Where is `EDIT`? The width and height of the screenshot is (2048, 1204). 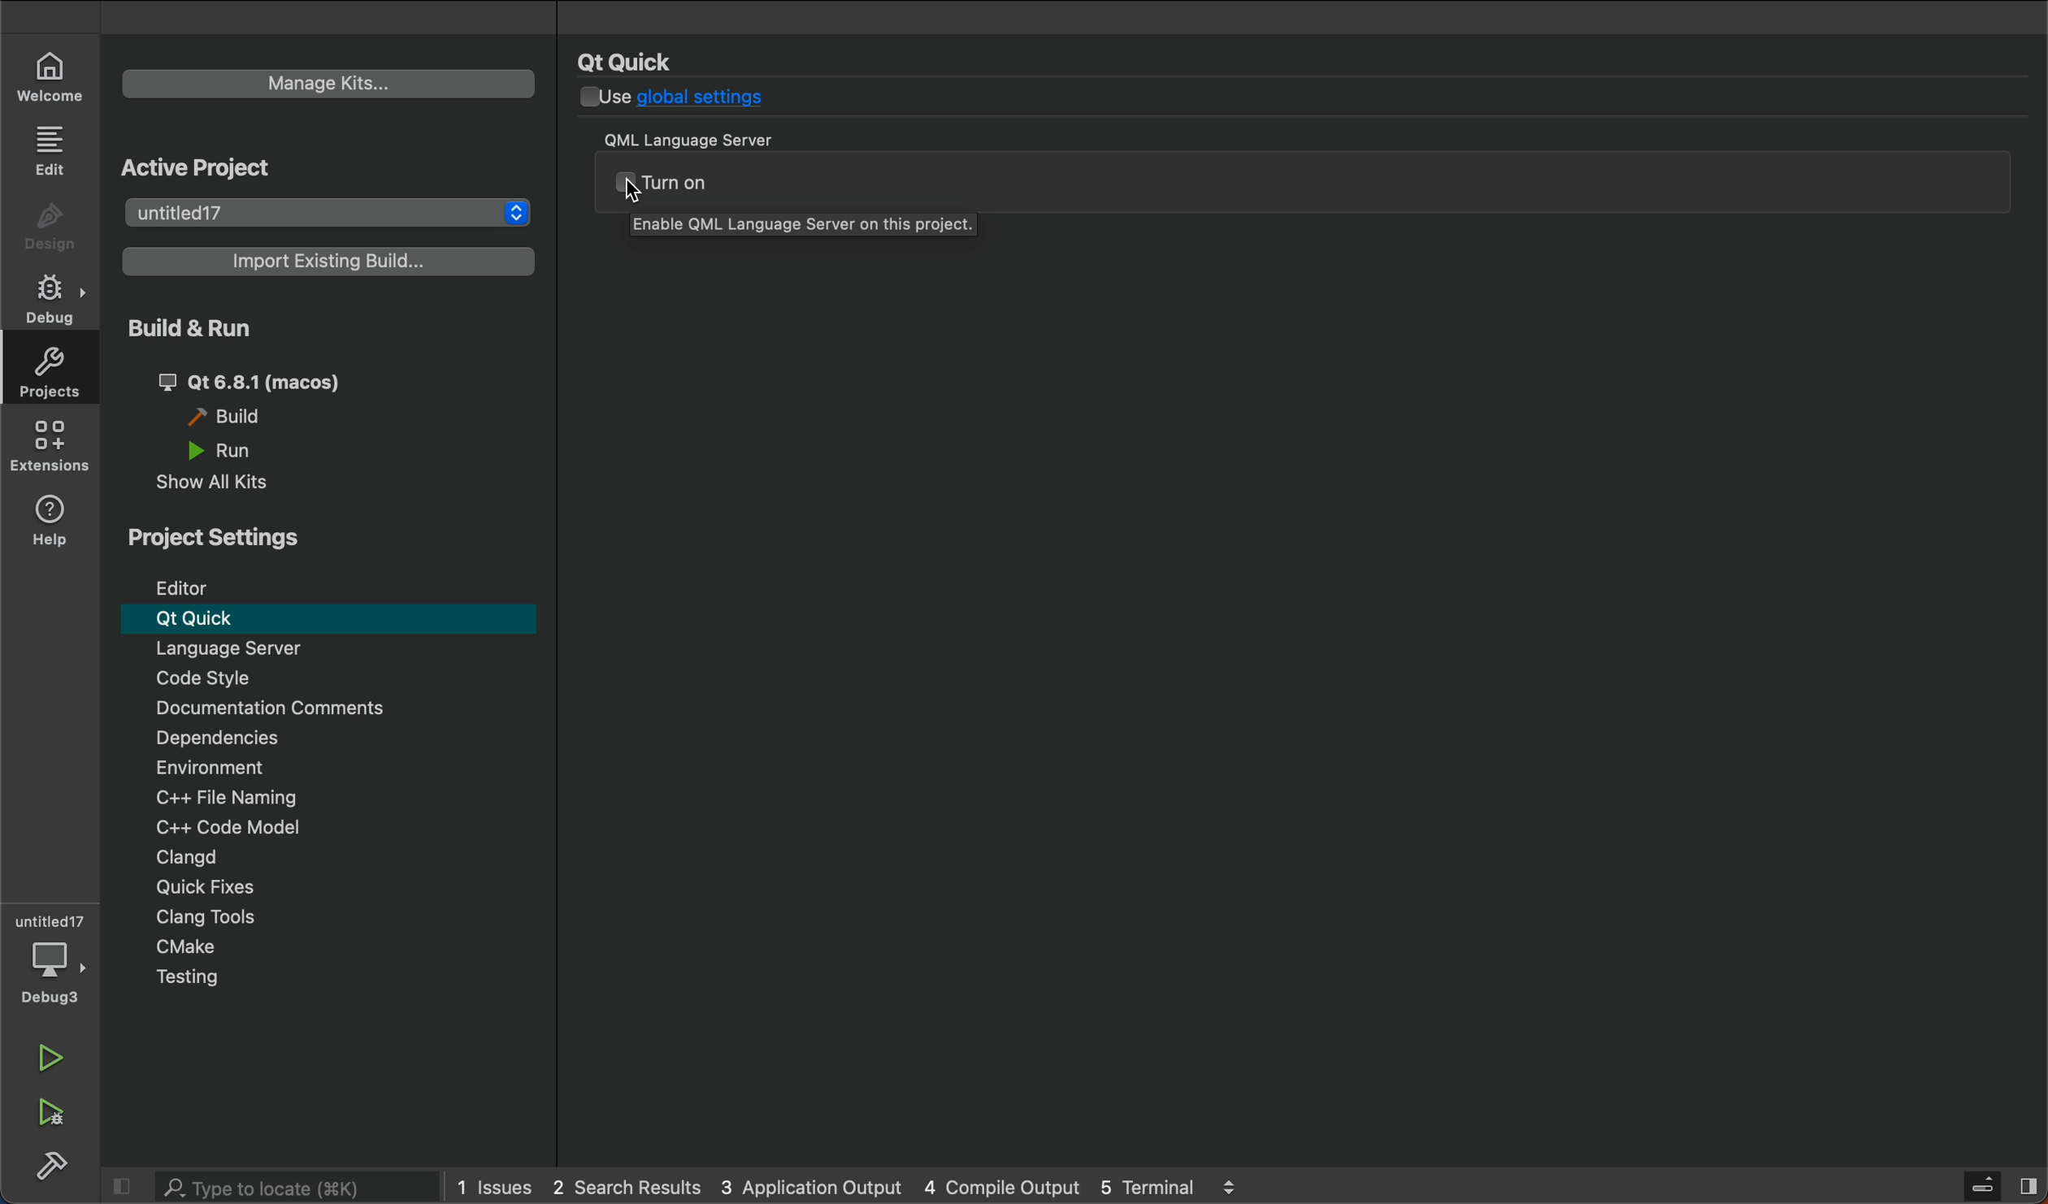
EDIT is located at coordinates (50, 149).